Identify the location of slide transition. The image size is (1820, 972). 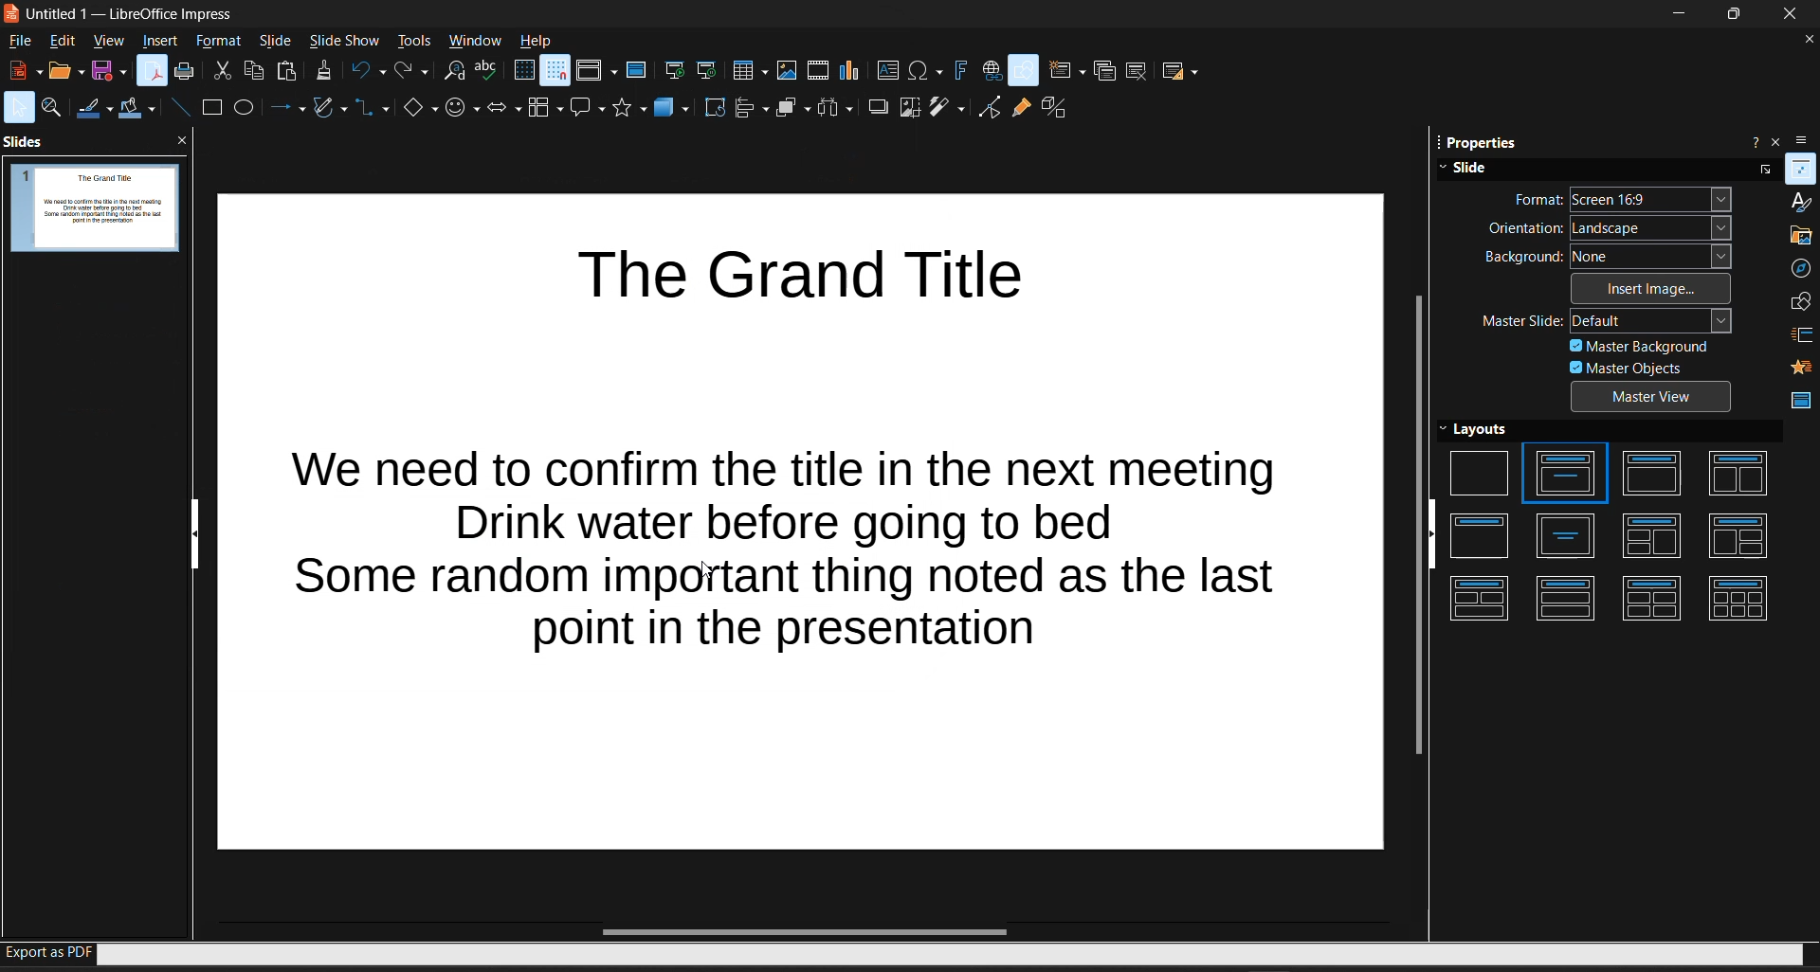
(1802, 335).